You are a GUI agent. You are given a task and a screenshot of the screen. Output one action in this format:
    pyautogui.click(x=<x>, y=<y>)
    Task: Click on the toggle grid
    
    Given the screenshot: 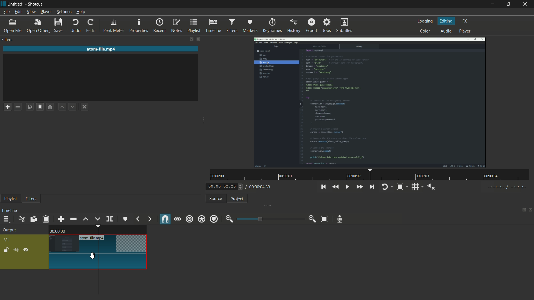 What is the action you would take?
    pyautogui.click(x=415, y=187)
    